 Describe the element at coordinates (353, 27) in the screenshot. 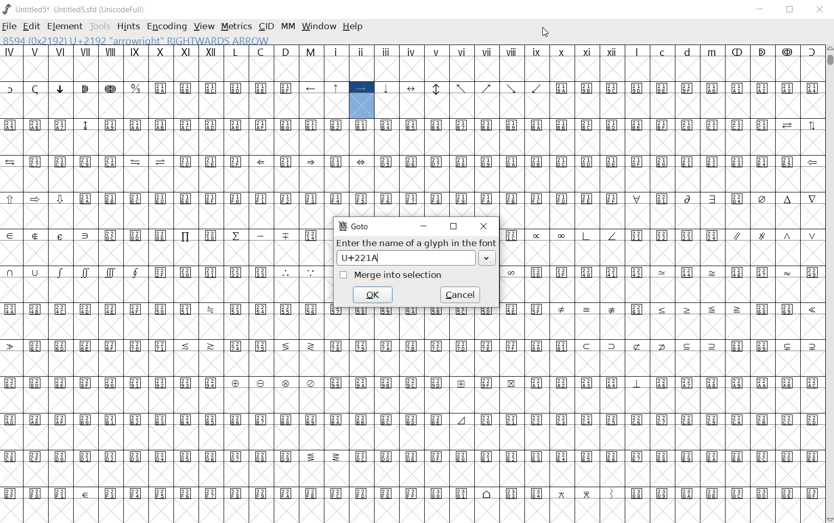

I see `HELP` at that location.